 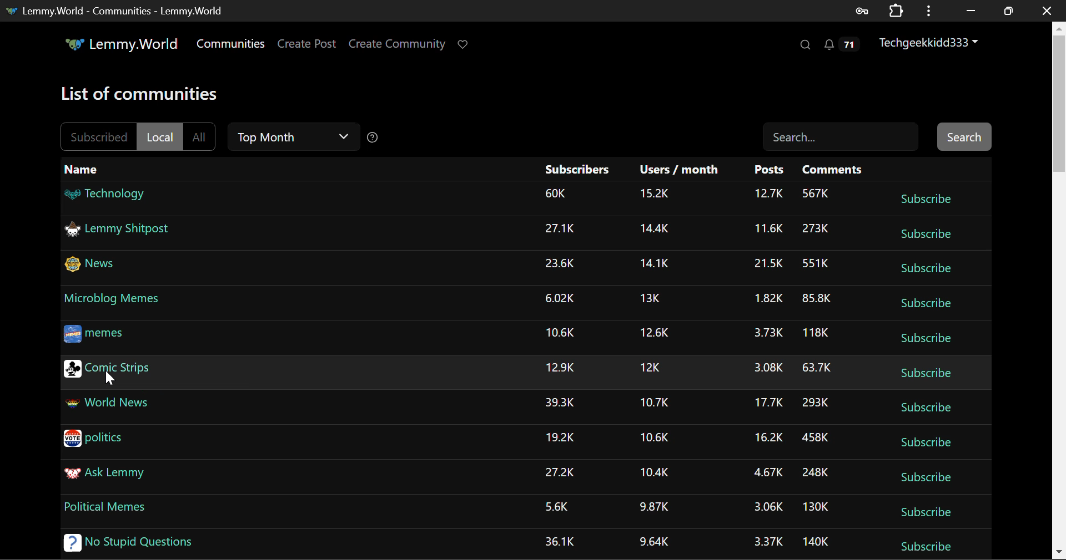 What do you see at coordinates (651, 297) in the screenshot?
I see `13K` at bounding box center [651, 297].